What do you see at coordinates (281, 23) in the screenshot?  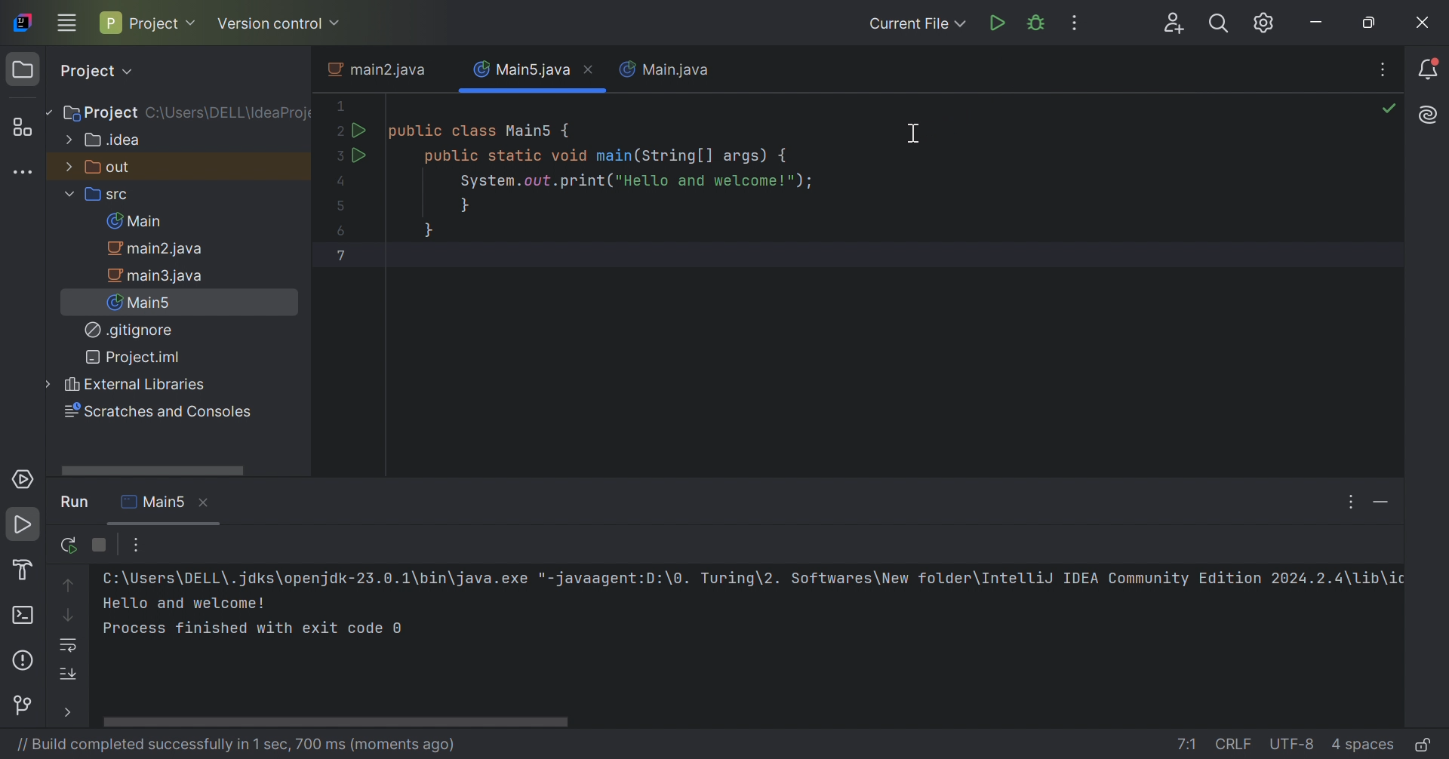 I see `Version control` at bounding box center [281, 23].